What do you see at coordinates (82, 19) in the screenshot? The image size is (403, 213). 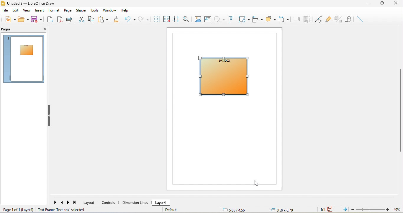 I see `cut` at bounding box center [82, 19].